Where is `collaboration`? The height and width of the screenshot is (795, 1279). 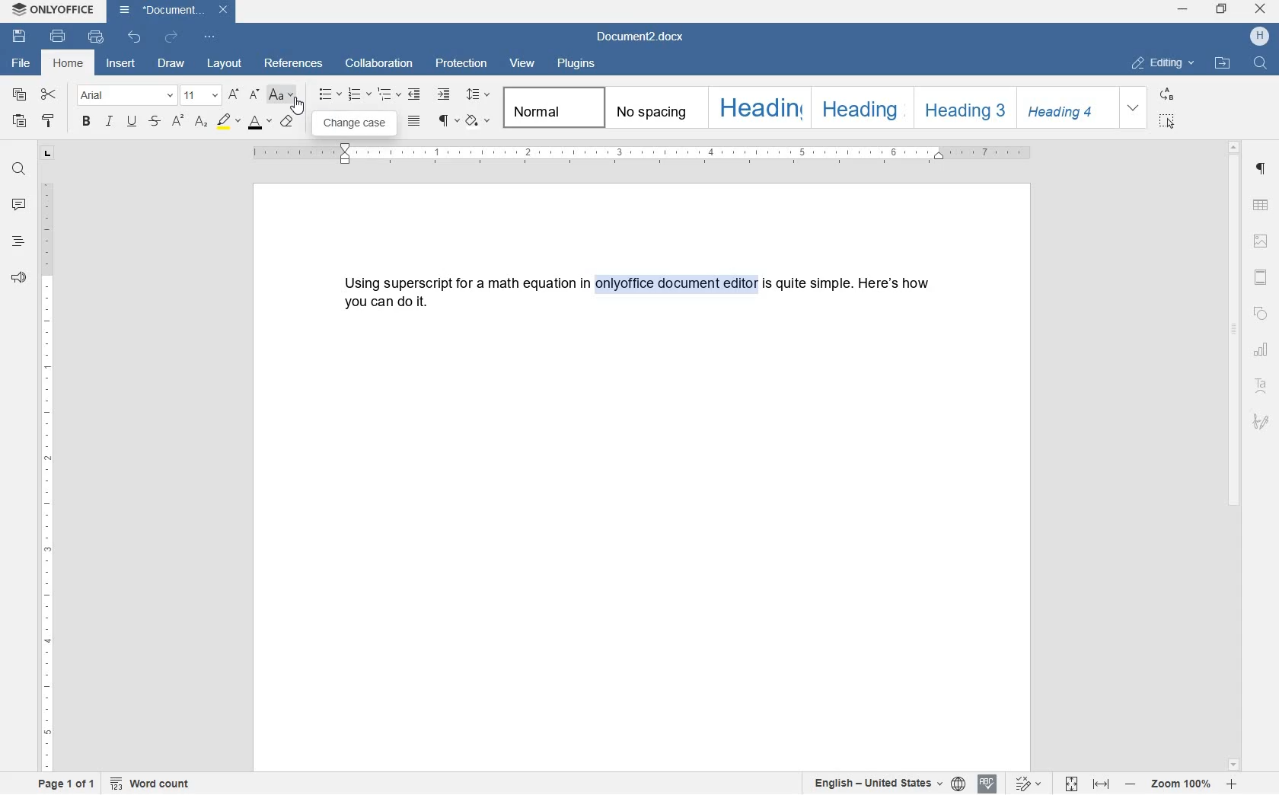 collaboration is located at coordinates (379, 65).